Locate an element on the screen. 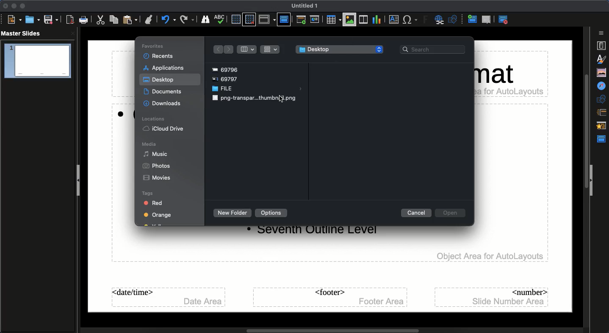  Photos is located at coordinates (158, 166).